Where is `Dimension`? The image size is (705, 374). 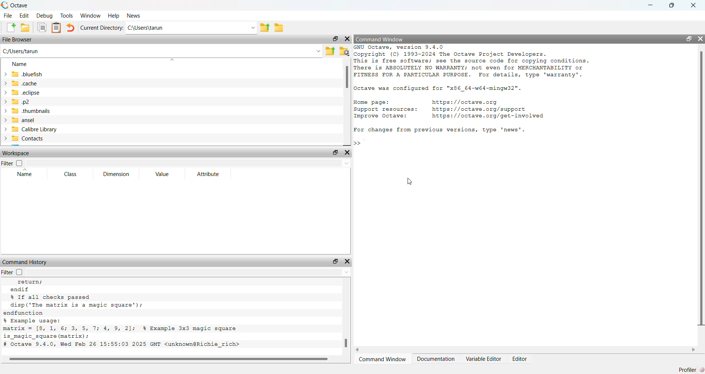 Dimension is located at coordinates (116, 175).